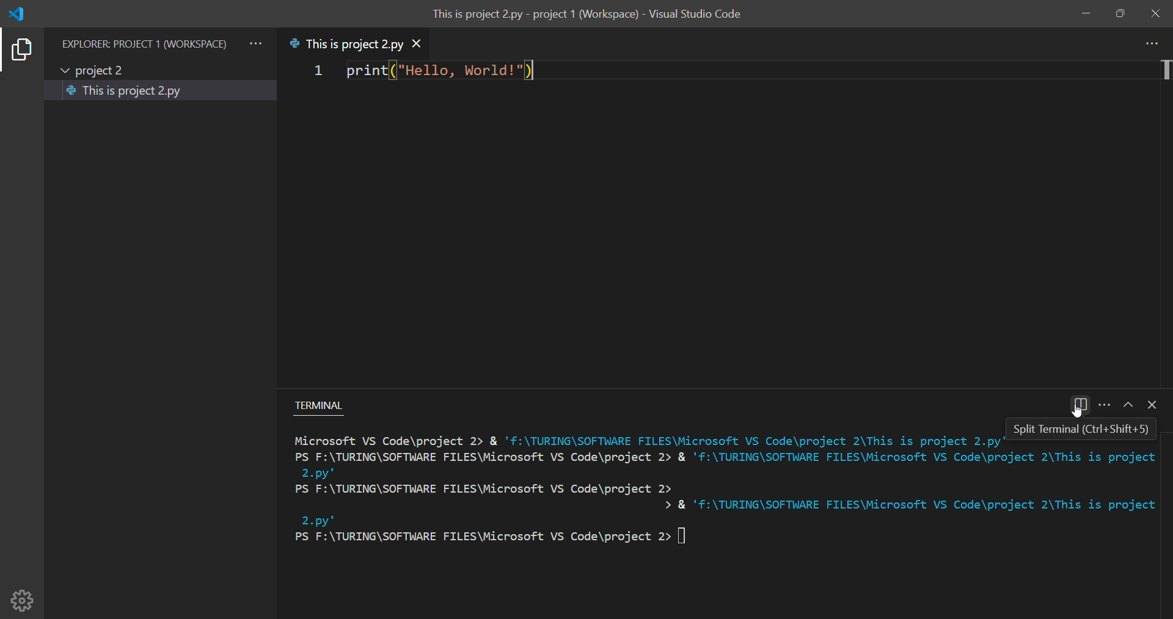  I want to click on more options, so click(1103, 405).